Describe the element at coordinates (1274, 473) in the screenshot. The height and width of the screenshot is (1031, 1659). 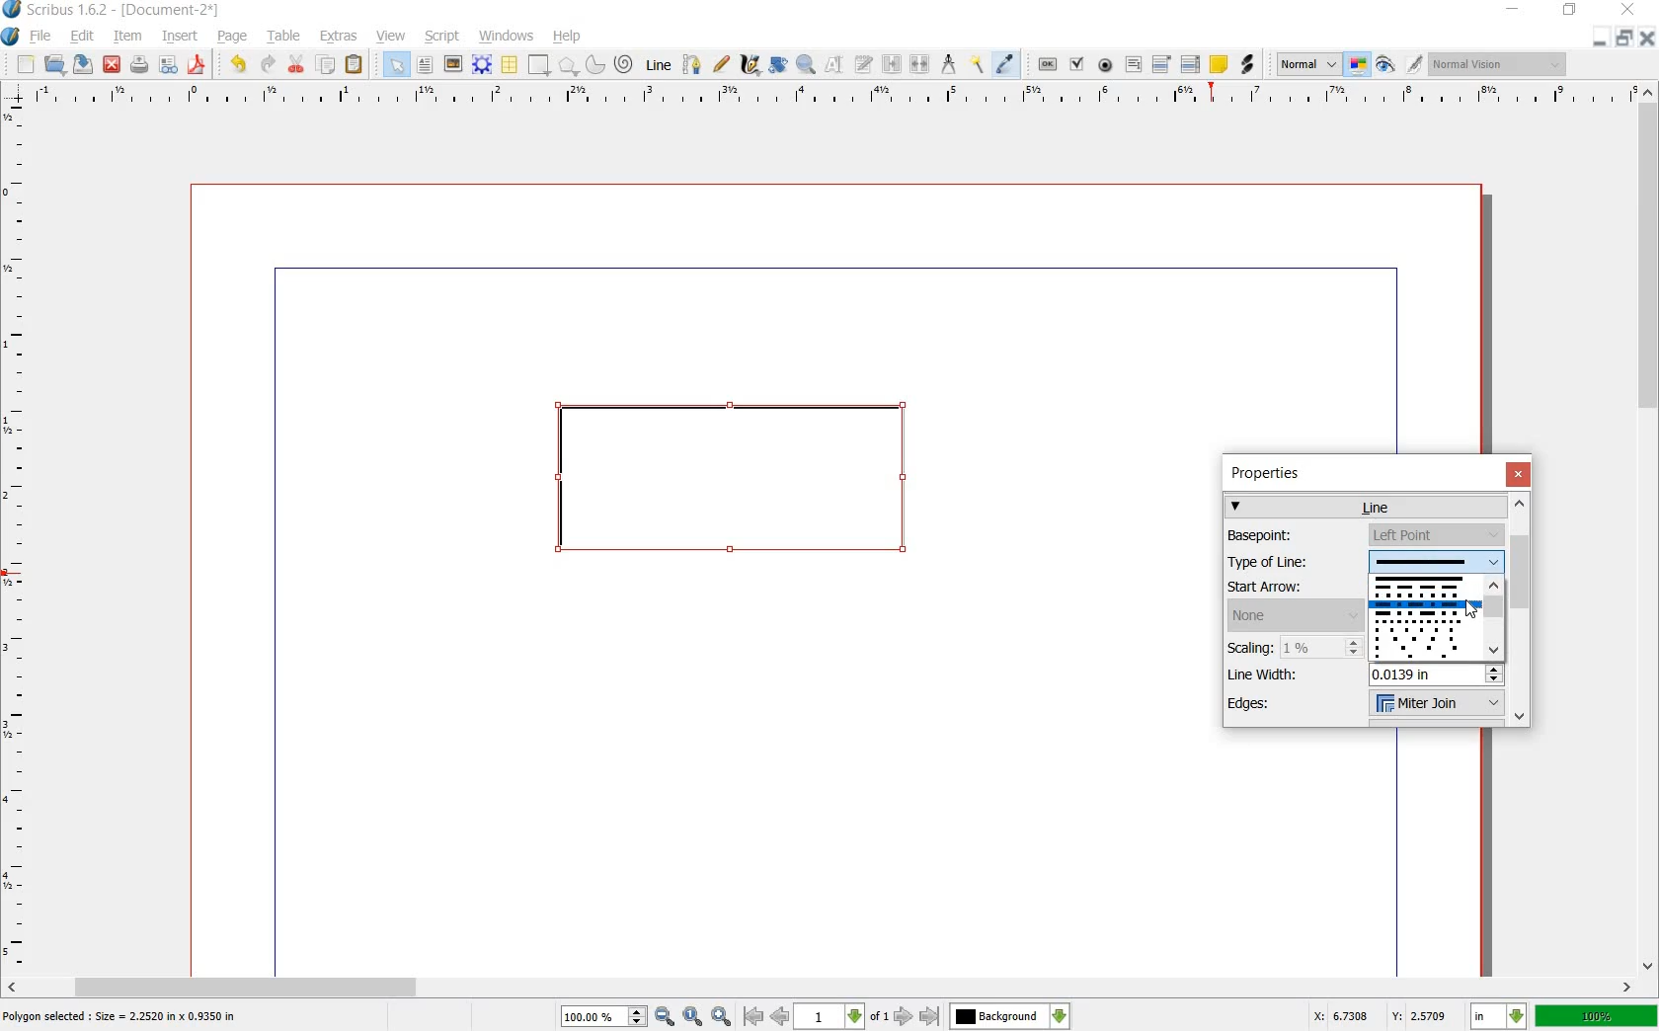
I see `properties` at that location.